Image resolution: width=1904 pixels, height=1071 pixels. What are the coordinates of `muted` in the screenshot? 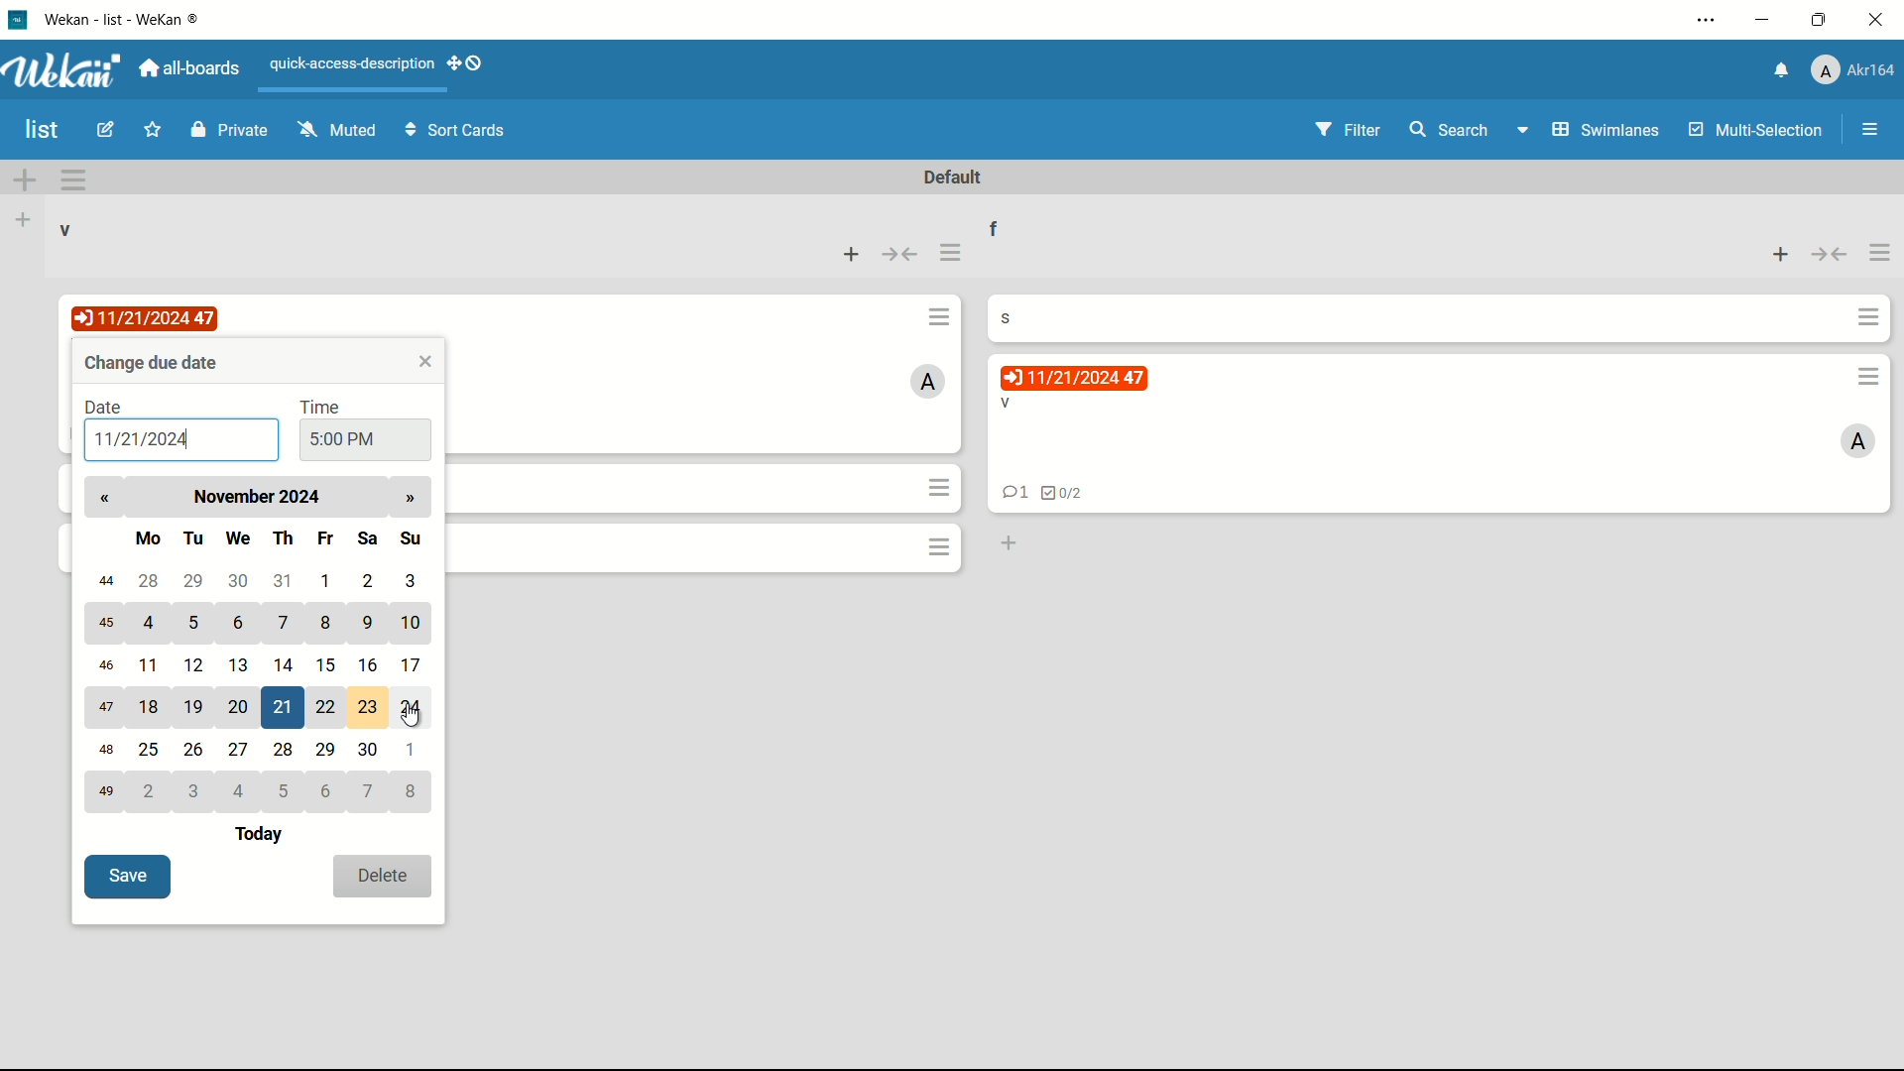 It's located at (337, 131).